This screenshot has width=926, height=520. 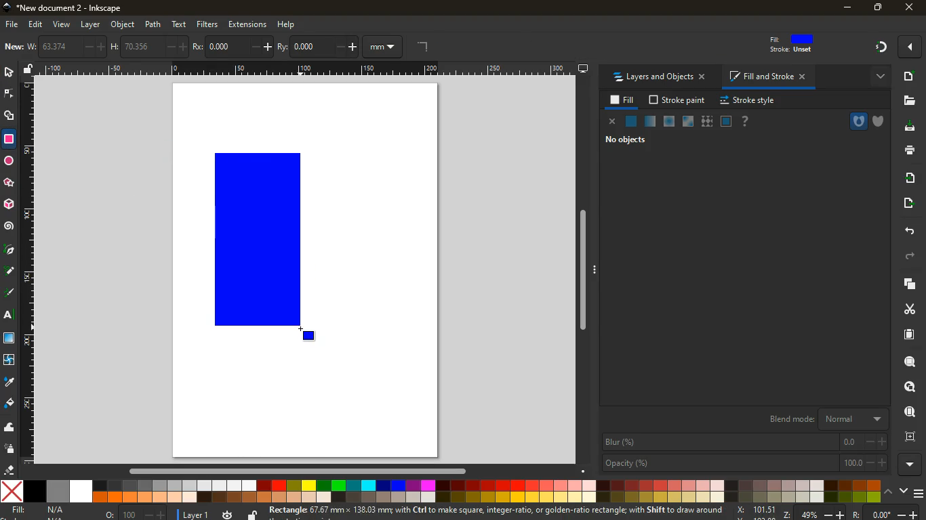 I want to click on help, so click(x=287, y=25).